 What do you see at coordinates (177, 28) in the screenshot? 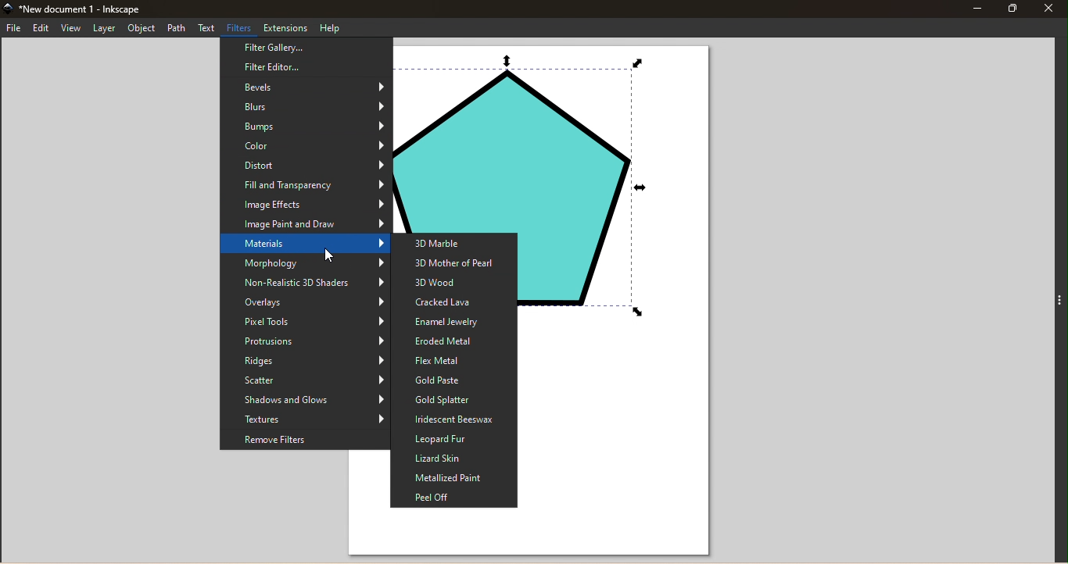
I see `Path` at bounding box center [177, 28].